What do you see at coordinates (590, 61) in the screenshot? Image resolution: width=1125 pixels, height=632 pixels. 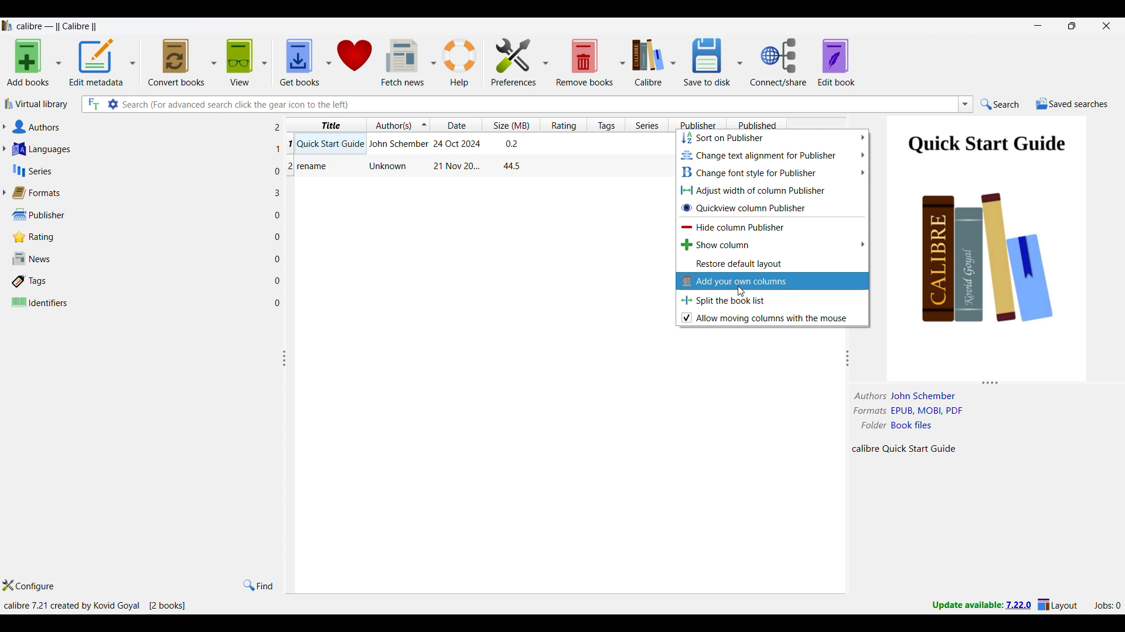 I see `Remove options` at bounding box center [590, 61].